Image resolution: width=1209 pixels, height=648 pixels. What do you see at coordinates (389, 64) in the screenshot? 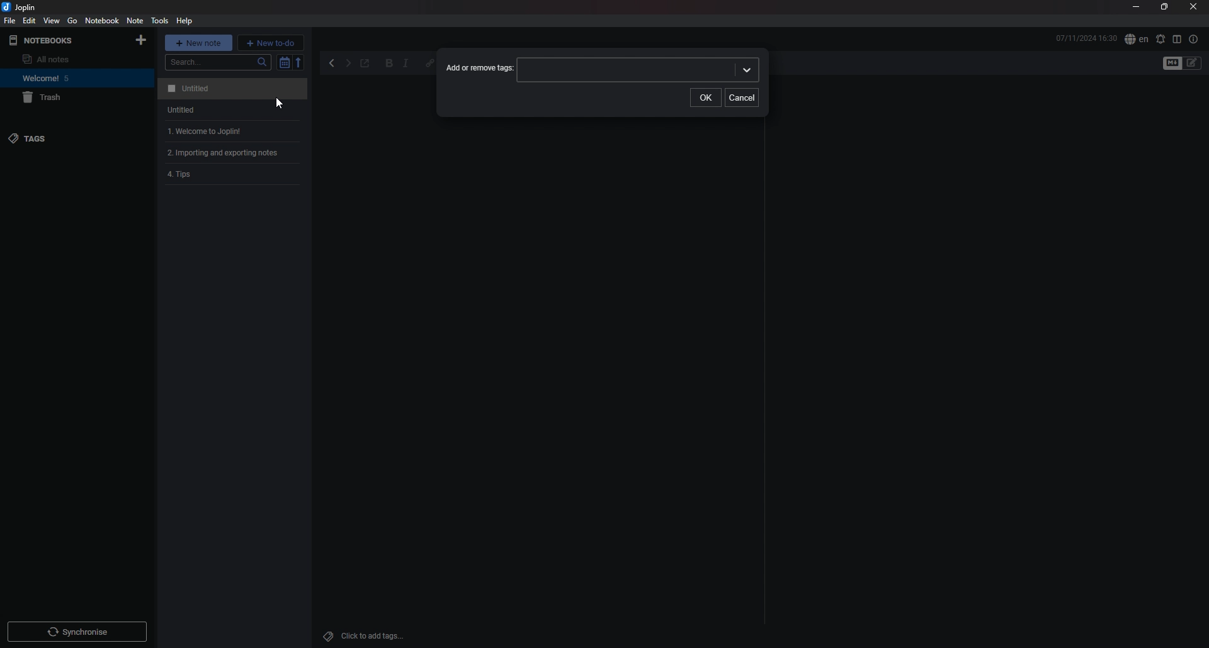
I see `bold` at bounding box center [389, 64].